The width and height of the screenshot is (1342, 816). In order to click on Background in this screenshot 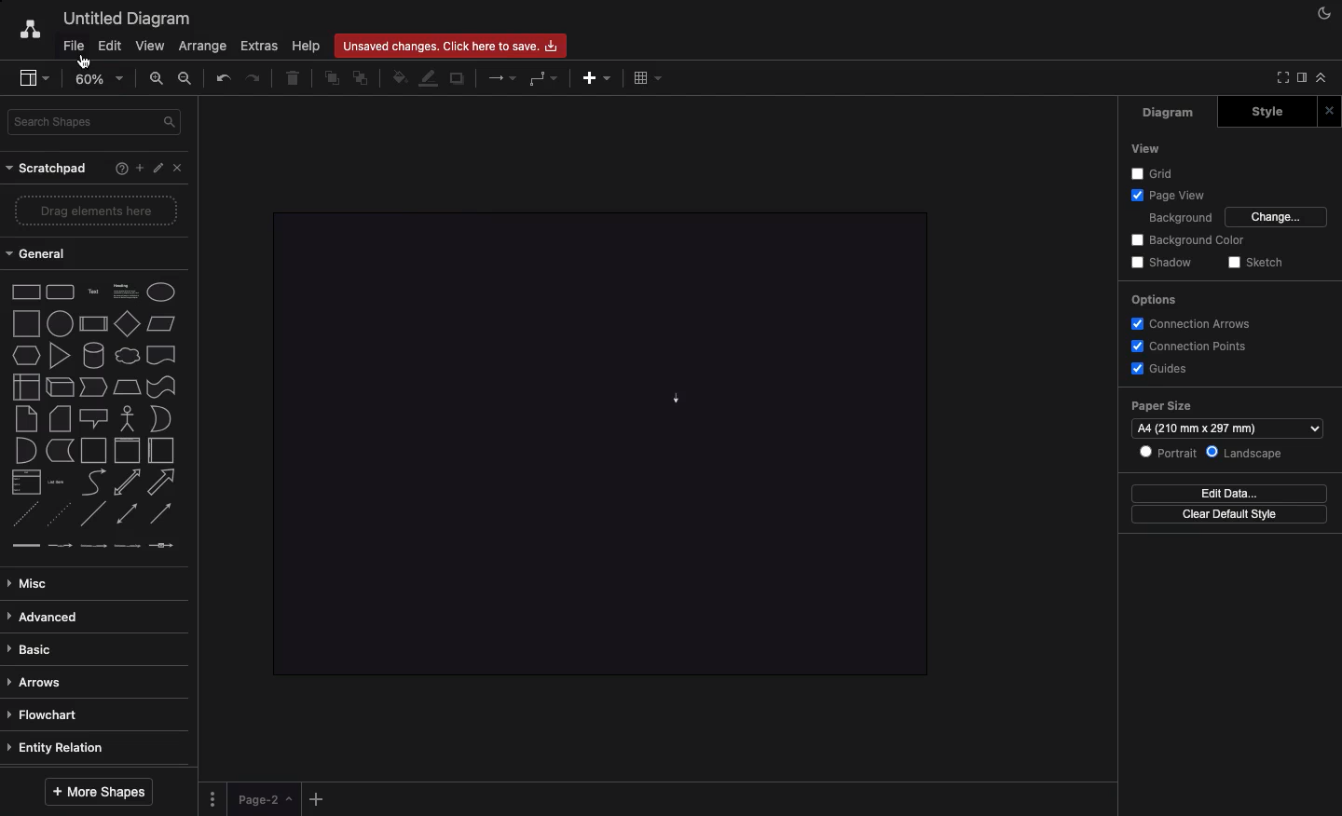, I will do `click(1179, 216)`.